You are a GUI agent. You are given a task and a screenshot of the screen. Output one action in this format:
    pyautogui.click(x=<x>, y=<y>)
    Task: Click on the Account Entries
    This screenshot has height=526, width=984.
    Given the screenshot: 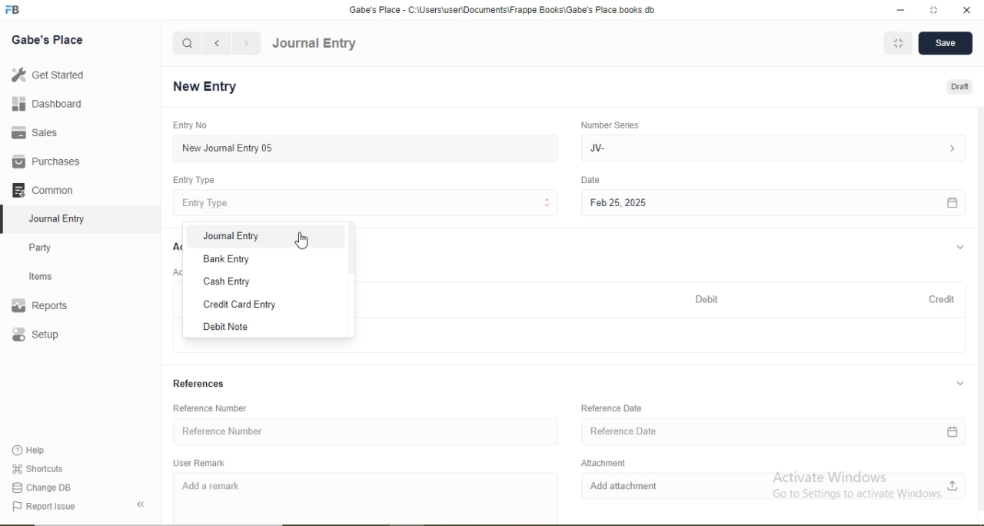 What is the action you would take?
    pyautogui.click(x=173, y=271)
    